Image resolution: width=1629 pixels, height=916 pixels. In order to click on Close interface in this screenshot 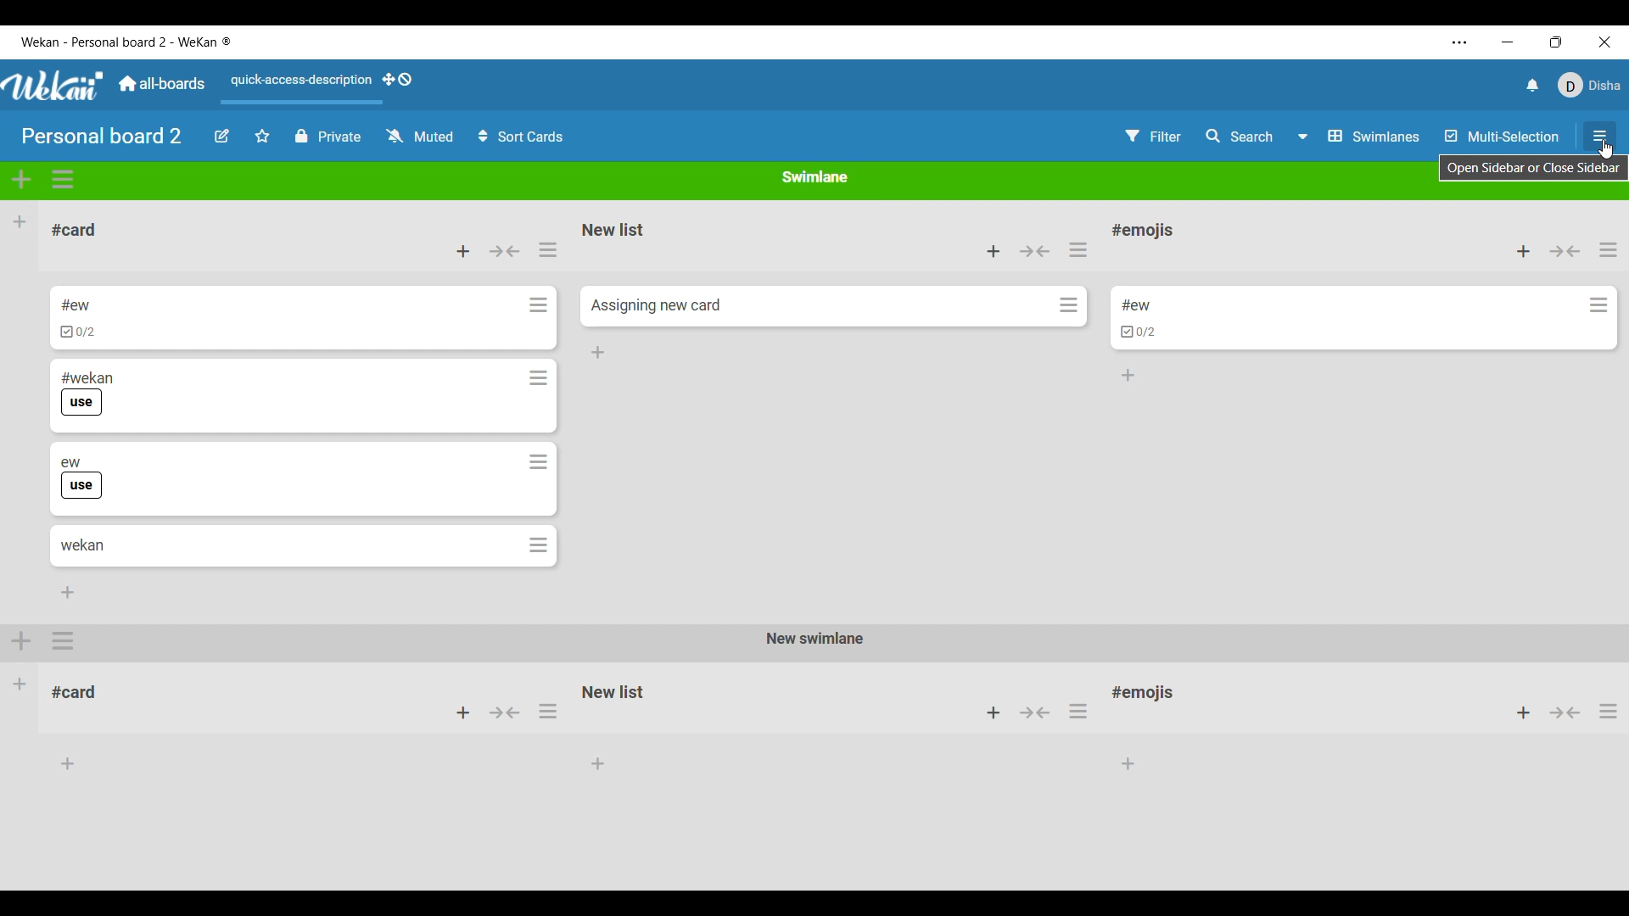, I will do `click(1605, 42)`.